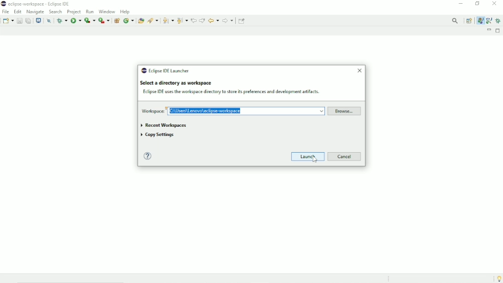  I want to click on eclipse workspace - Eclipse IDE, so click(42, 4).